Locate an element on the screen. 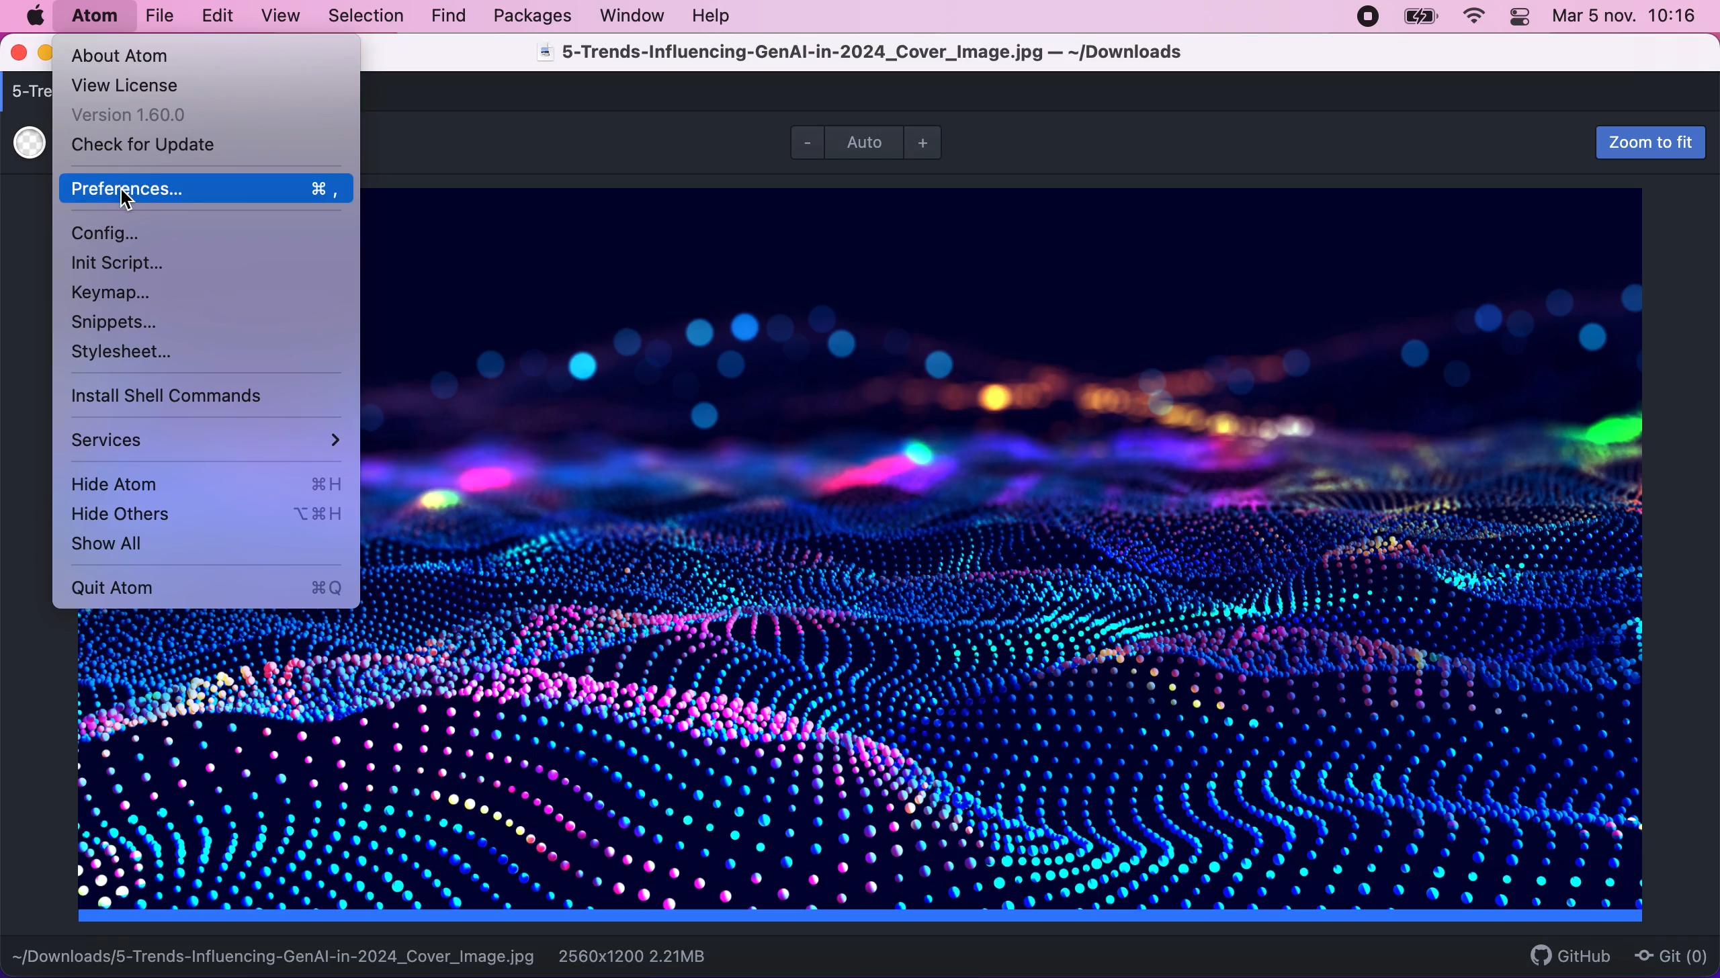 The height and width of the screenshot is (978, 1720). recording stopped is located at coordinates (1365, 15).